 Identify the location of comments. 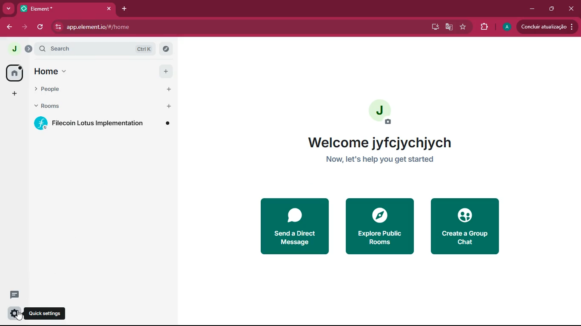
(14, 294).